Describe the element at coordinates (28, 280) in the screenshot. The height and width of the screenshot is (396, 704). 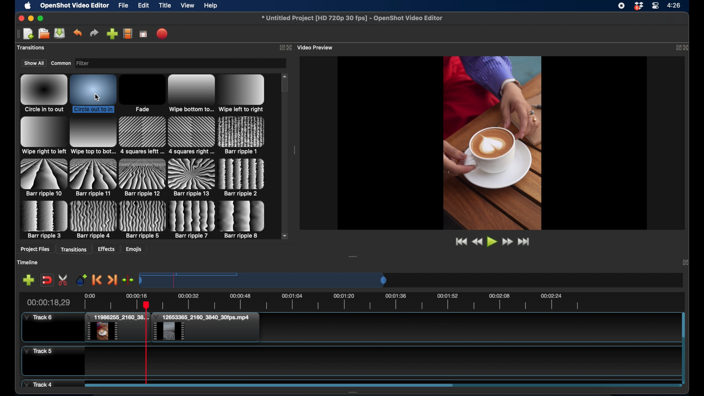
I see `add marker` at that location.